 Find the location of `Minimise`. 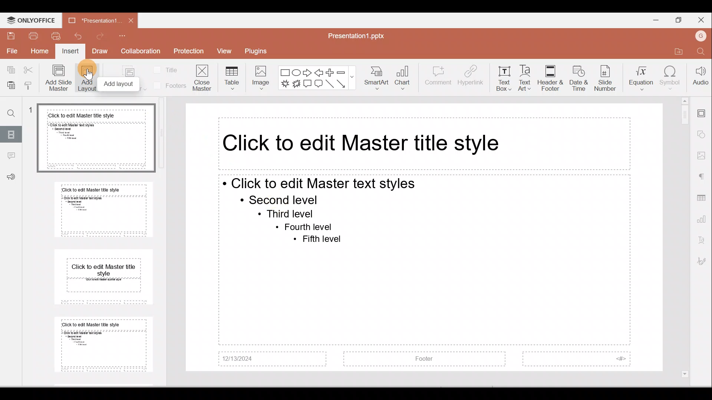

Minimise is located at coordinates (653, 20).